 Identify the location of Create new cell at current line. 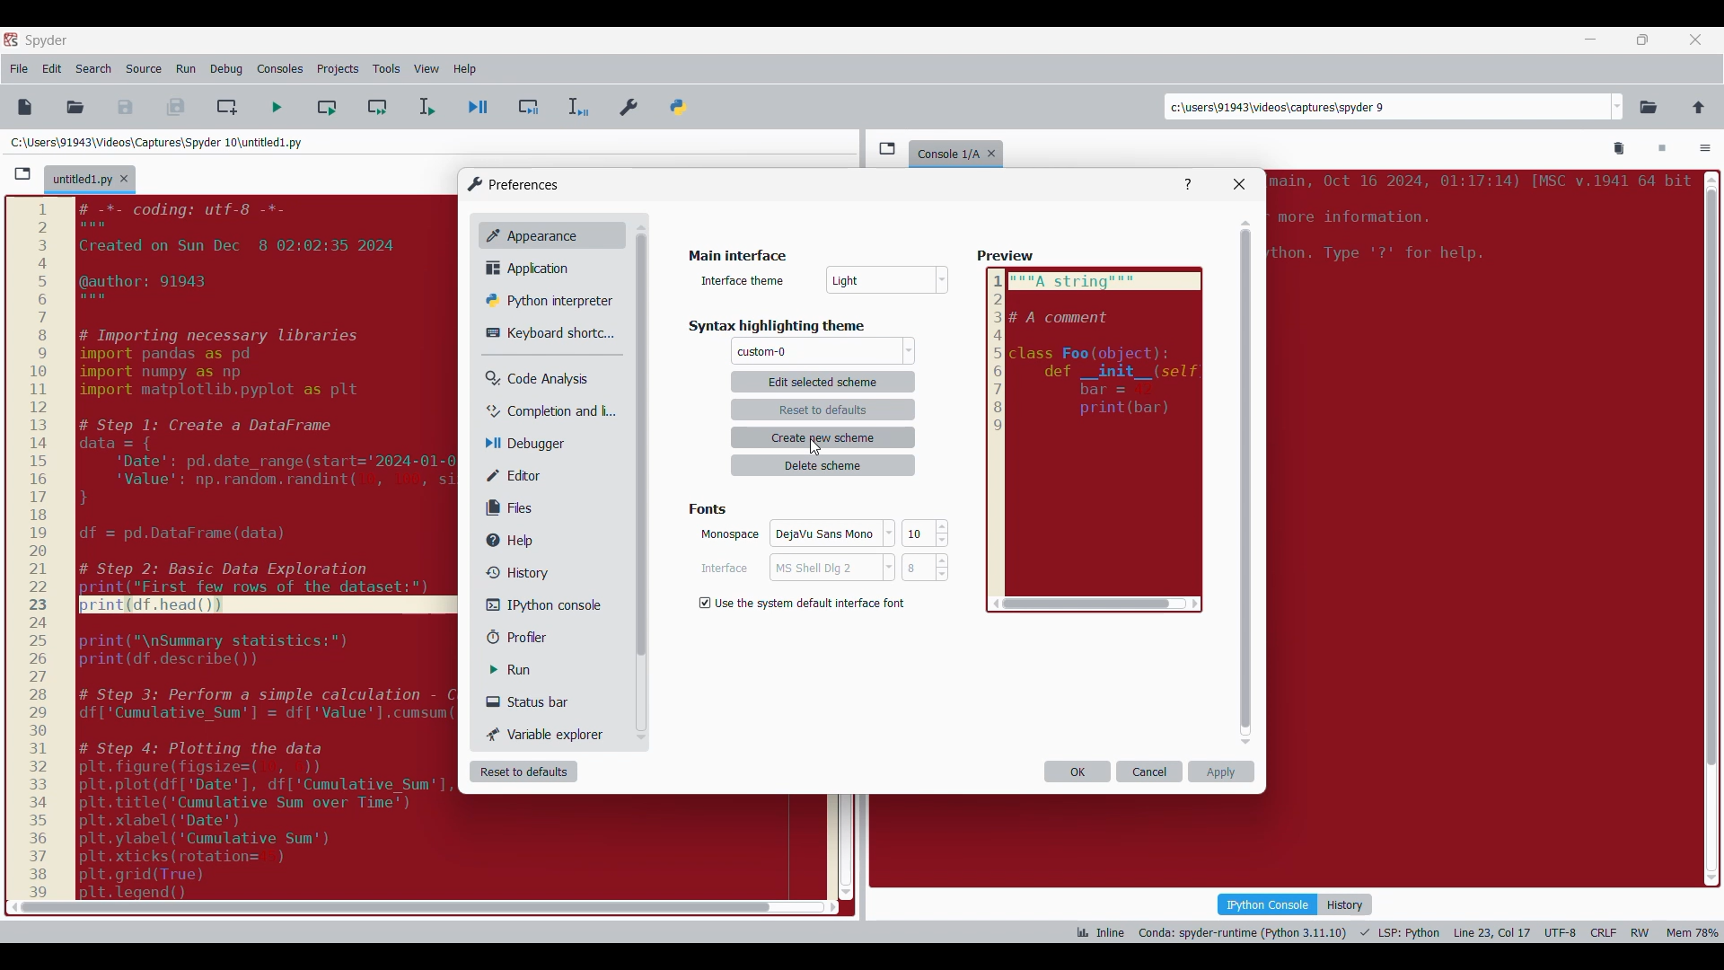
(227, 107).